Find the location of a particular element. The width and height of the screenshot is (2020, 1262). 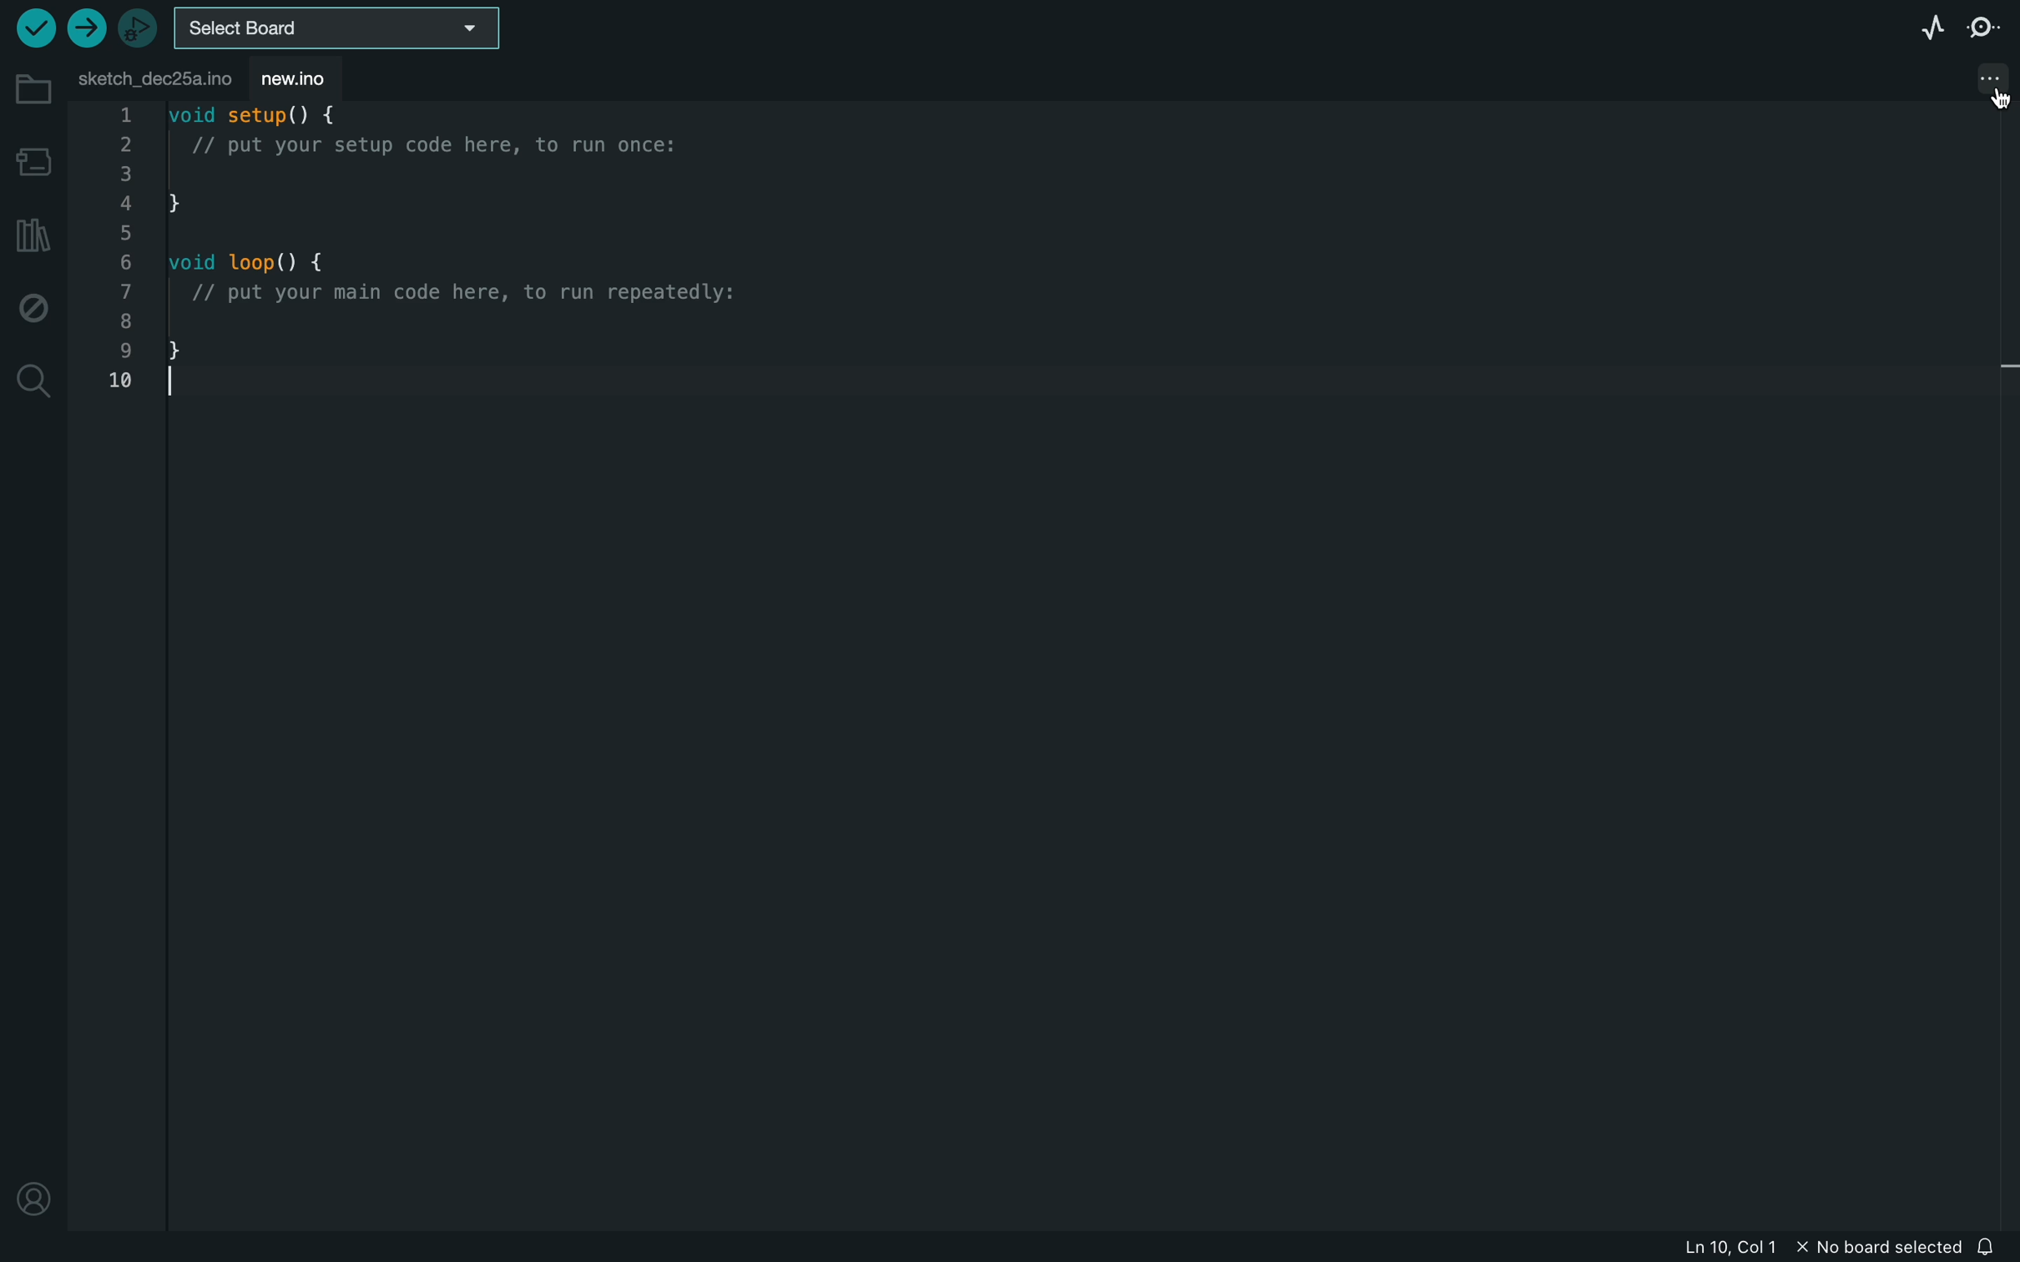

file setting is located at coordinates (1974, 78).